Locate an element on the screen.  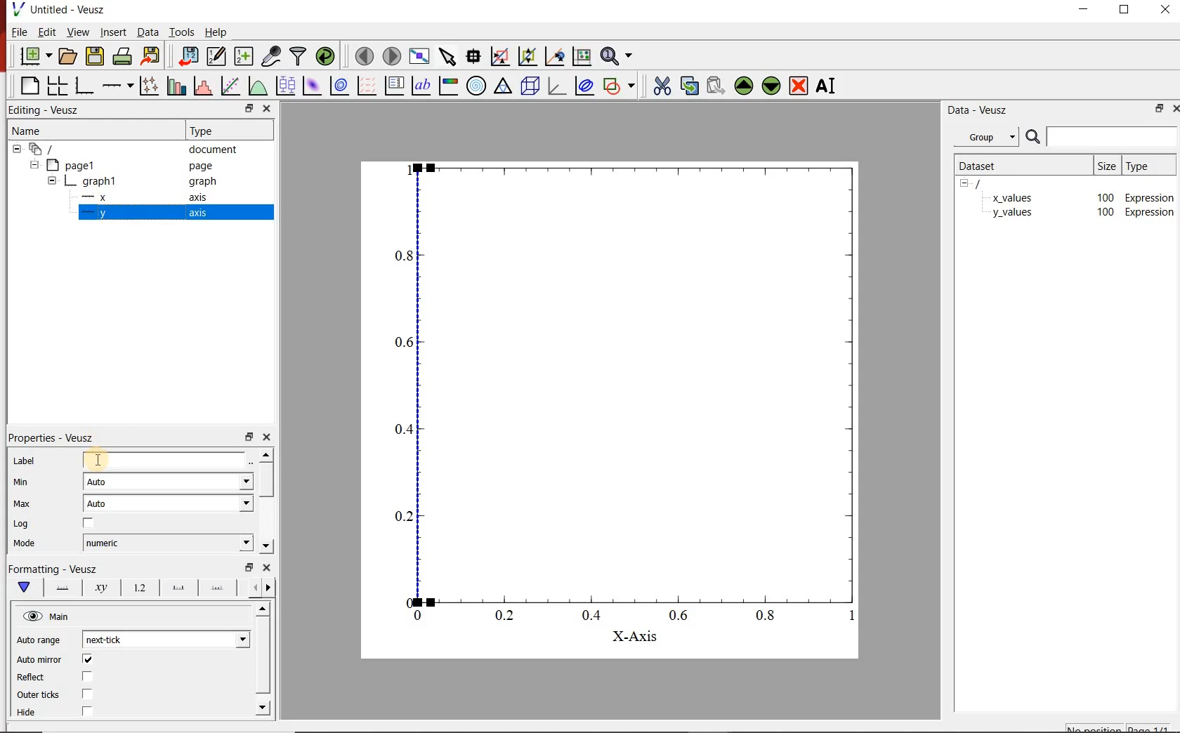
click to zoom out on graph axes is located at coordinates (525, 57).